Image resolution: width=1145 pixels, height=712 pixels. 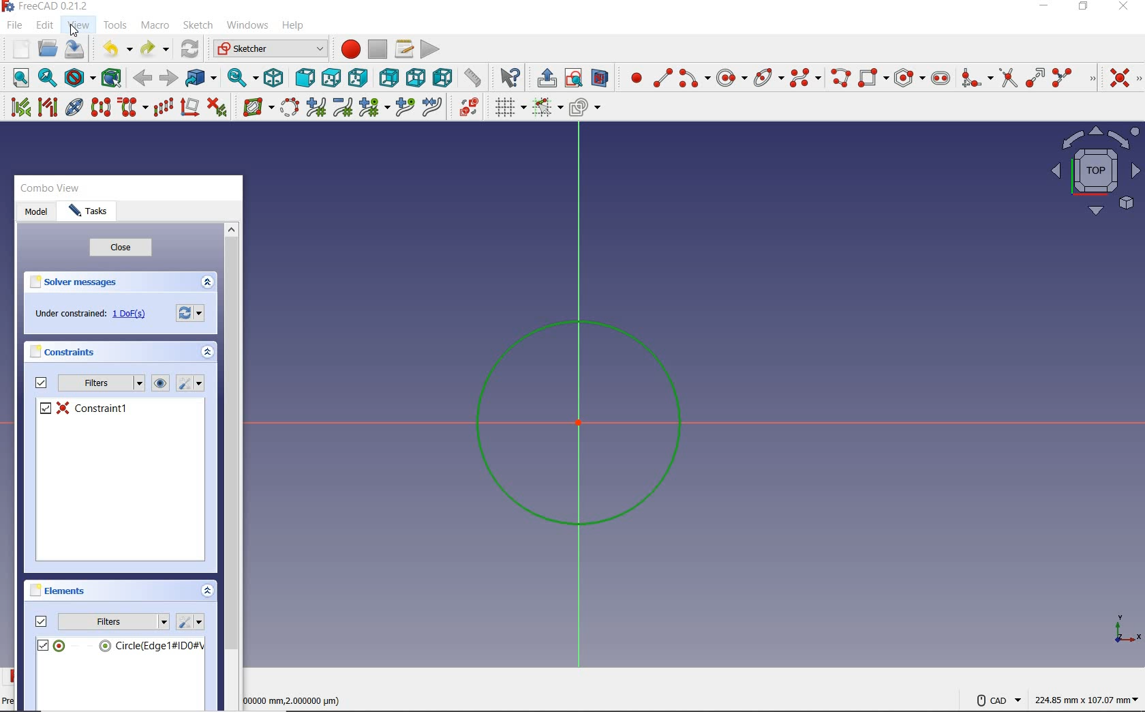 What do you see at coordinates (404, 49) in the screenshot?
I see `macros` at bounding box center [404, 49].